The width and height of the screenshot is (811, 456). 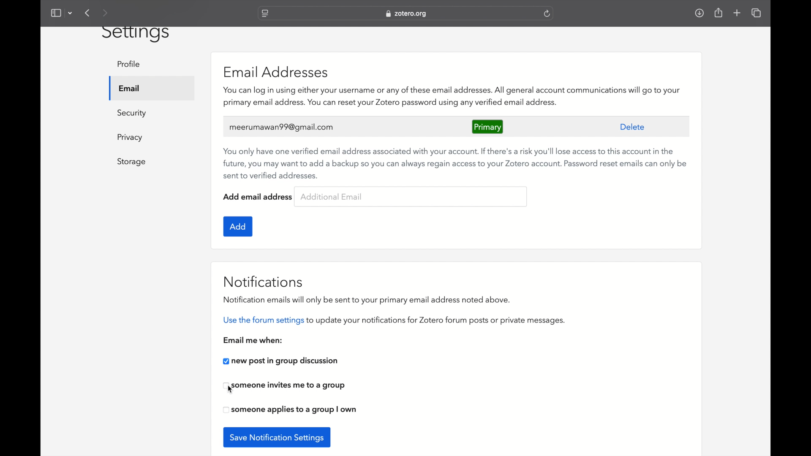 What do you see at coordinates (281, 127) in the screenshot?
I see `user's email address` at bounding box center [281, 127].